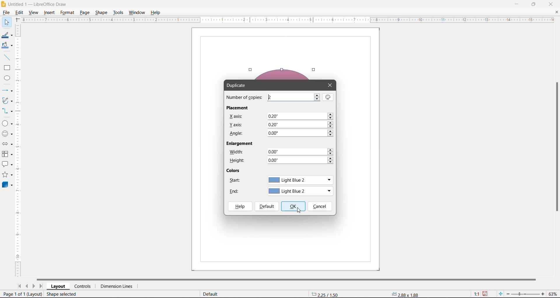  Describe the element at coordinates (7, 164) in the screenshot. I see `Callout Shapes` at that location.